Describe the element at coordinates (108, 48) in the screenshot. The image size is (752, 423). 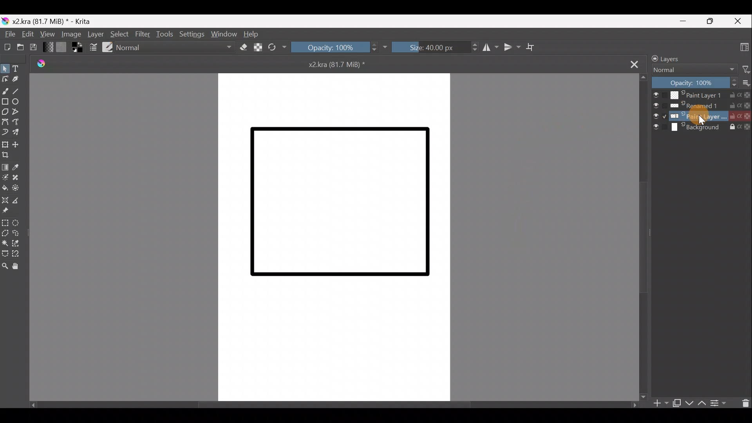
I see `Choose brush preset` at that location.